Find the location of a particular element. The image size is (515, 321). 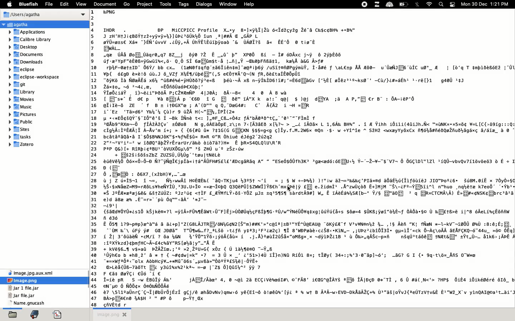

desktop is located at coordinates (24, 46).